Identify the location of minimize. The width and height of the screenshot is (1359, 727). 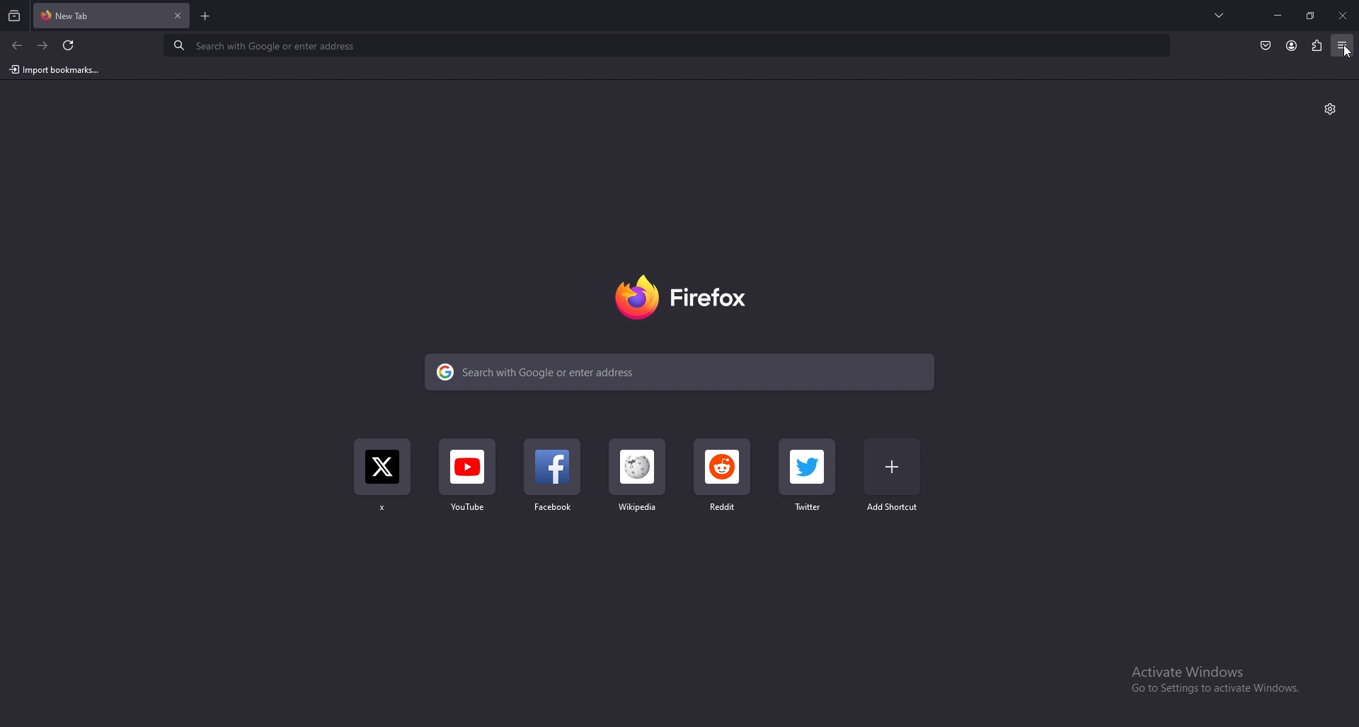
(1279, 15).